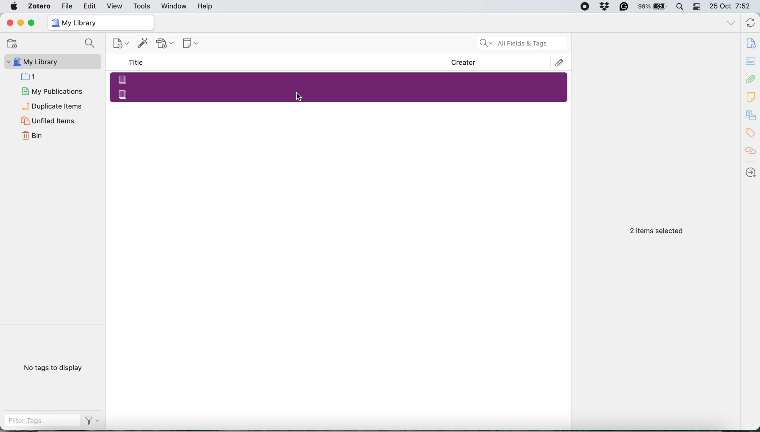  What do you see at coordinates (523, 43) in the screenshot?
I see `All Fields & Tags` at bounding box center [523, 43].